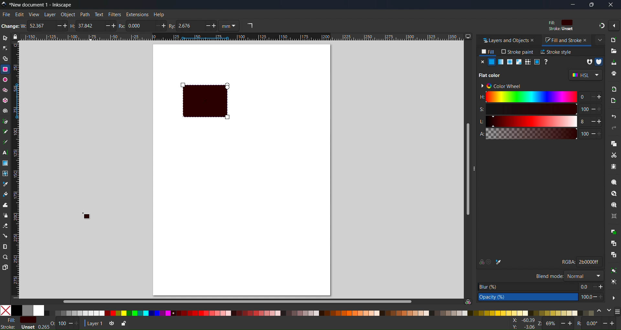  I want to click on Rx:, so click(123, 26).